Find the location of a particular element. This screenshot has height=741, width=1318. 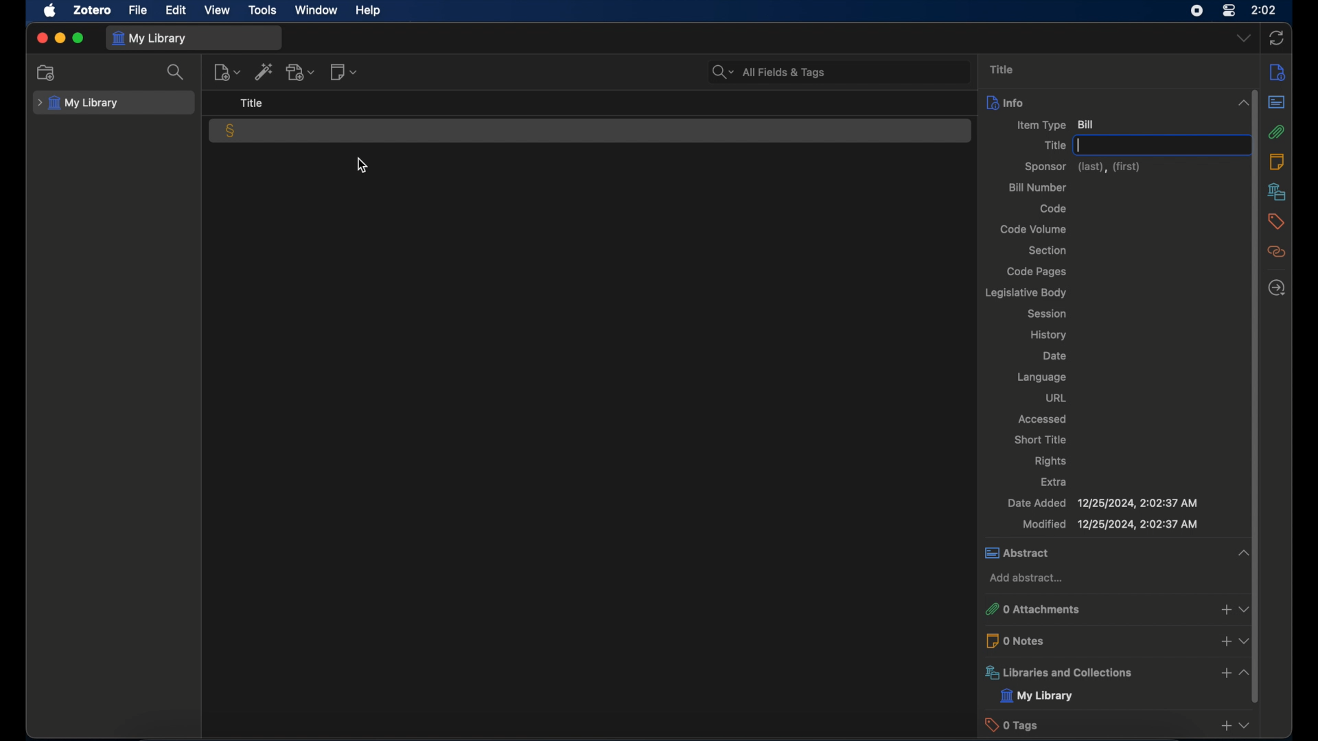

window is located at coordinates (317, 10).